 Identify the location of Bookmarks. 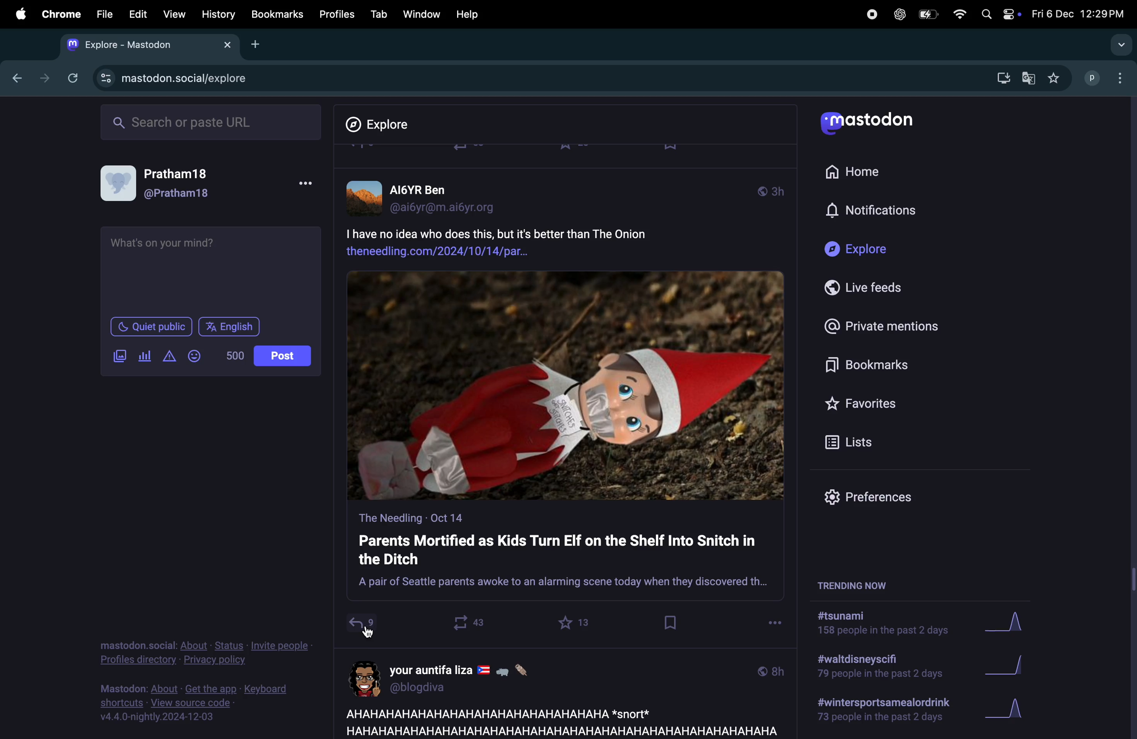
(873, 367).